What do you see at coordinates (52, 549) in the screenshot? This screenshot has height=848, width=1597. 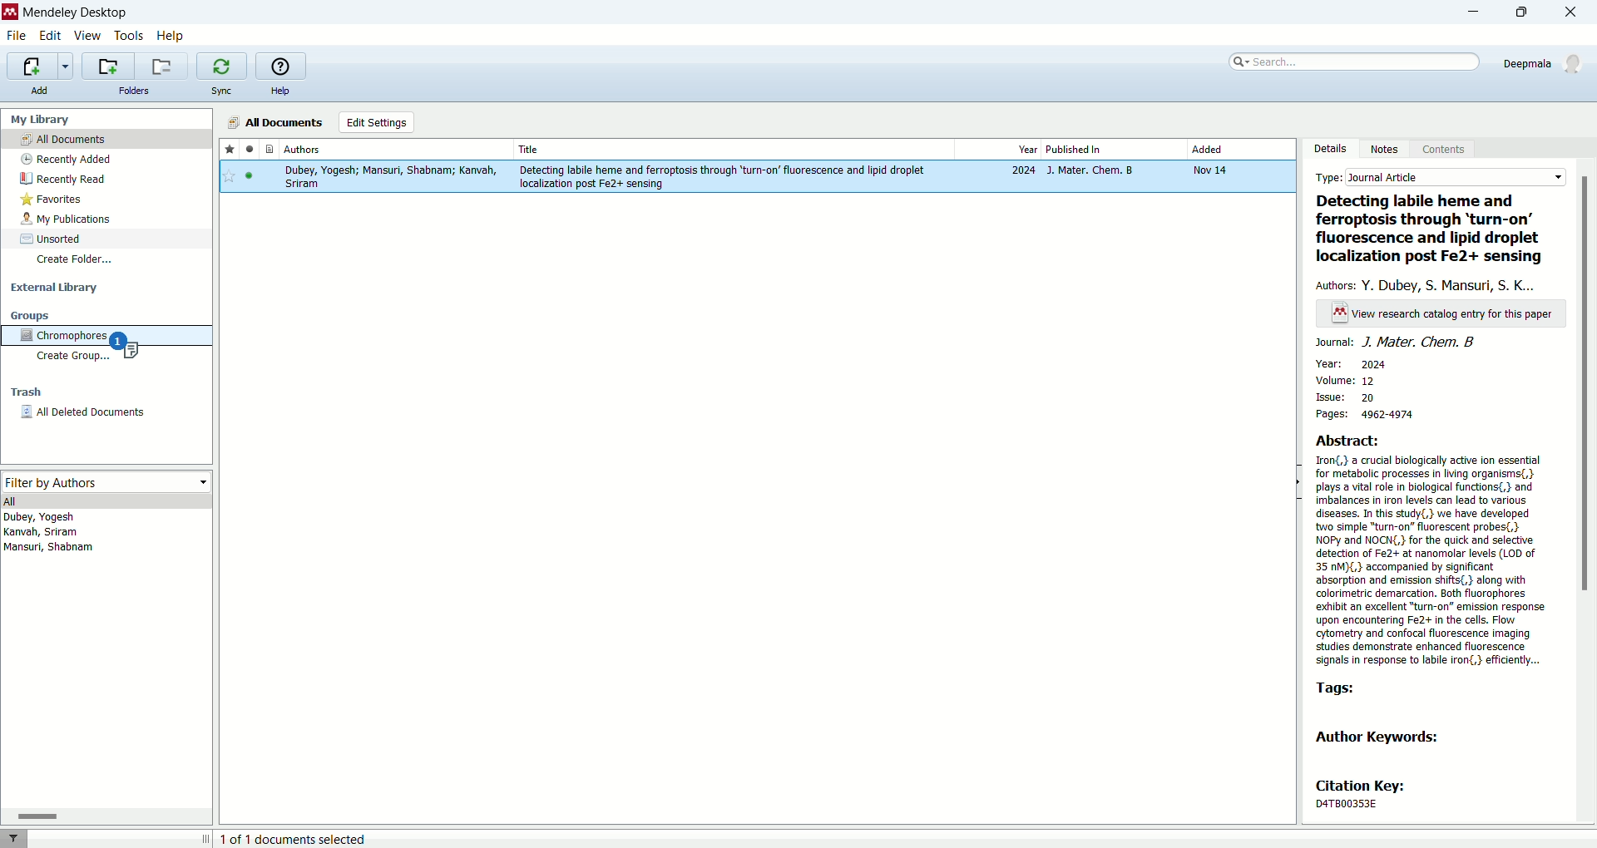 I see `Mansuri, shabnam` at bounding box center [52, 549].